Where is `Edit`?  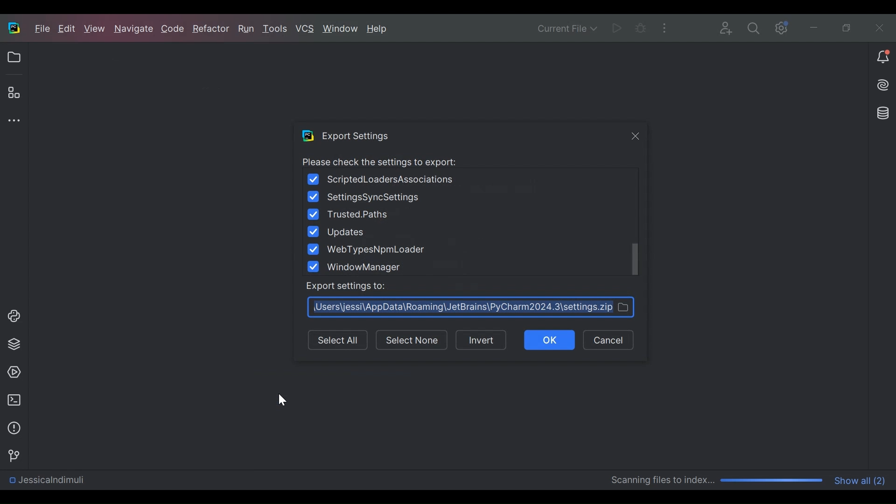
Edit is located at coordinates (68, 29).